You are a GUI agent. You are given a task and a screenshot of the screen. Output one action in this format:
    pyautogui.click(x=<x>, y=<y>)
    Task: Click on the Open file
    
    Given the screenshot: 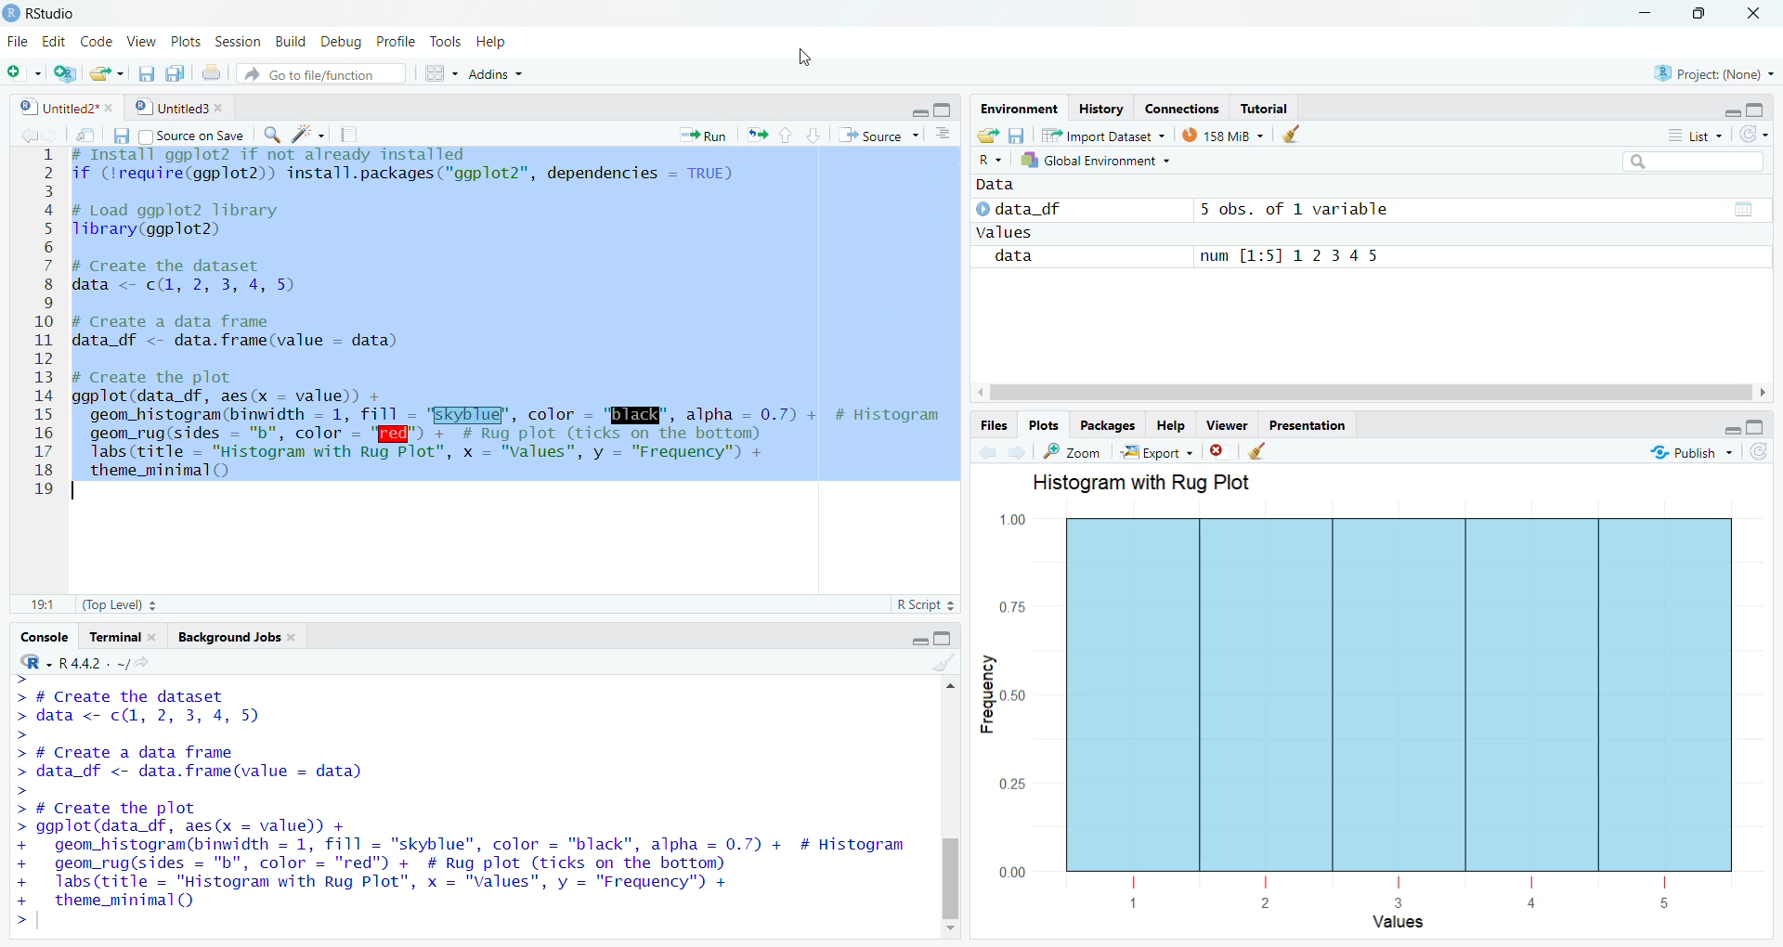 What is the action you would take?
    pyautogui.click(x=106, y=71)
    